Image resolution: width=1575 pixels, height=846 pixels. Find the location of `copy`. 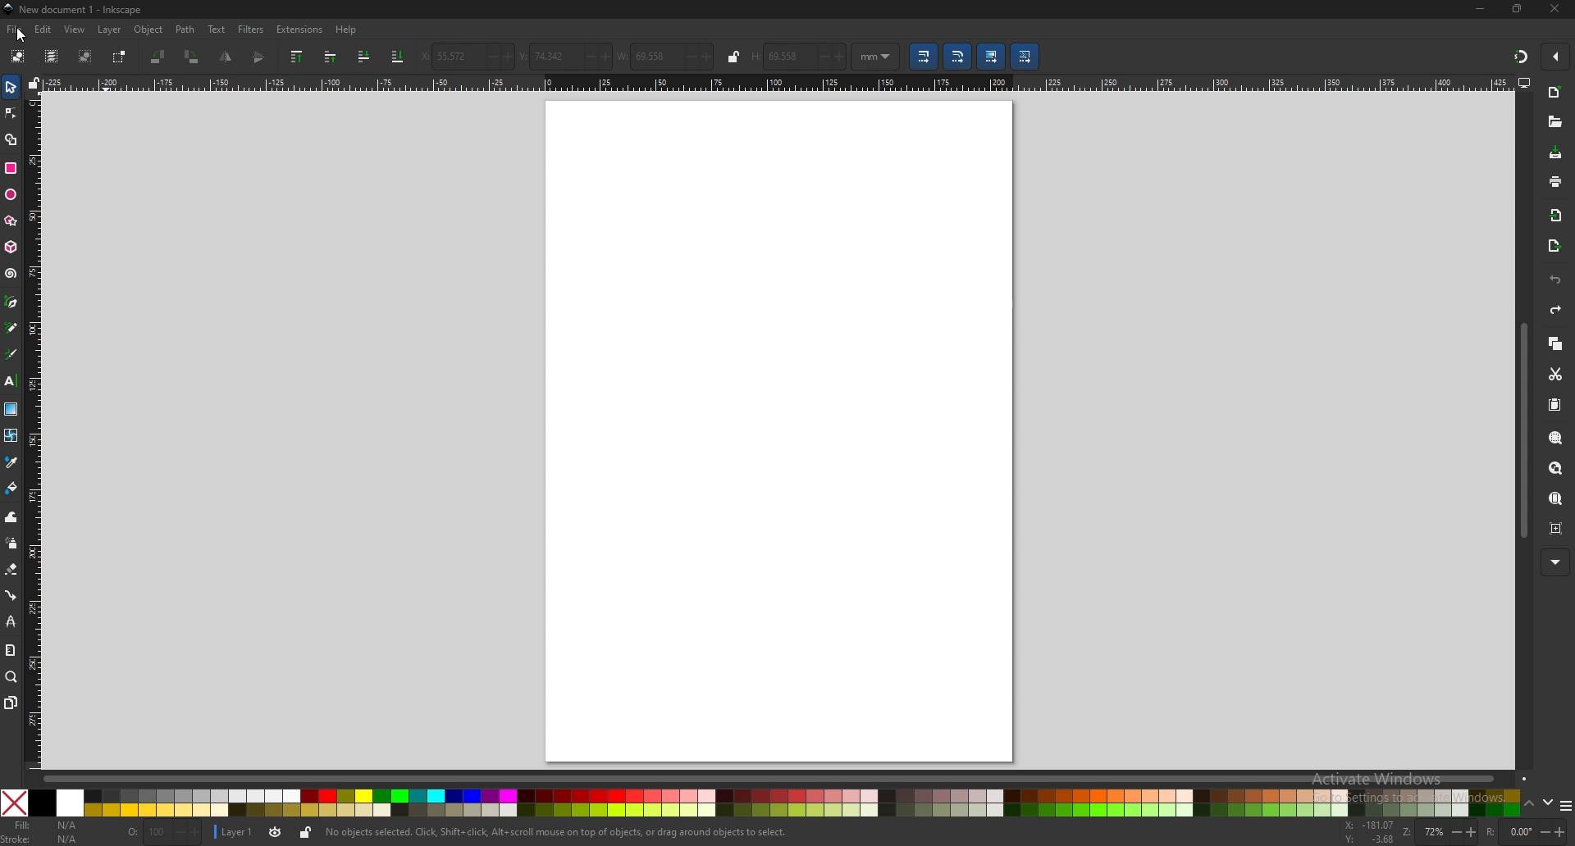

copy is located at coordinates (1556, 343).